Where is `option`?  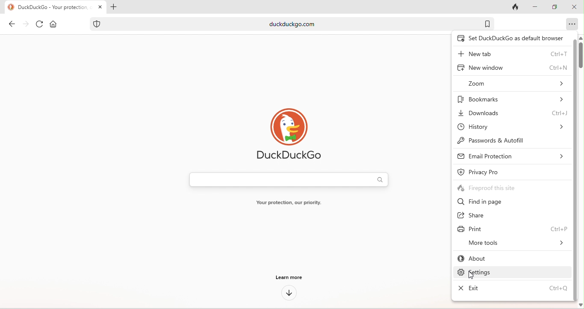
option is located at coordinates (574, 24).